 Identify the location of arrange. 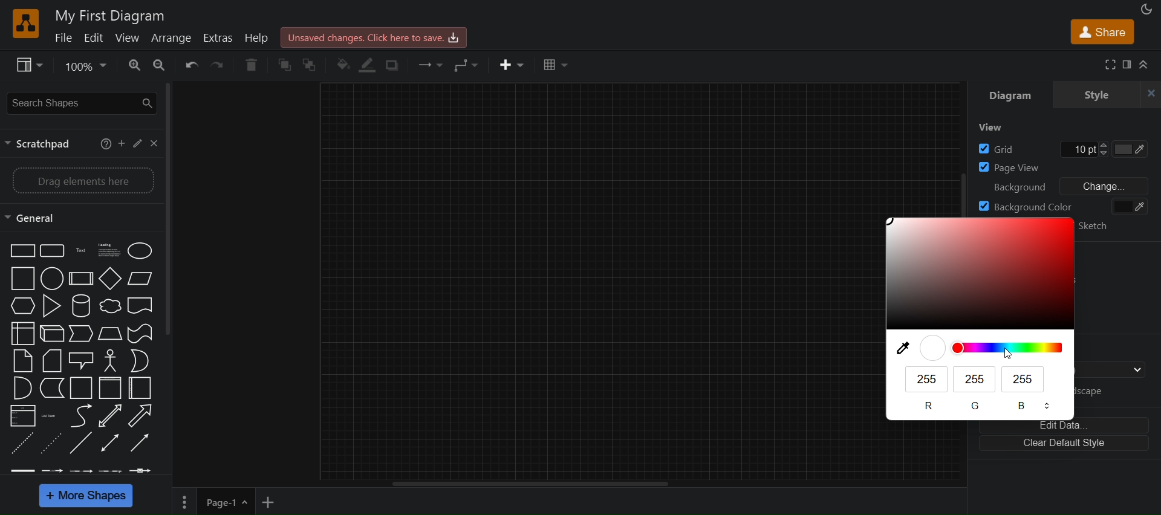
(175, 39).